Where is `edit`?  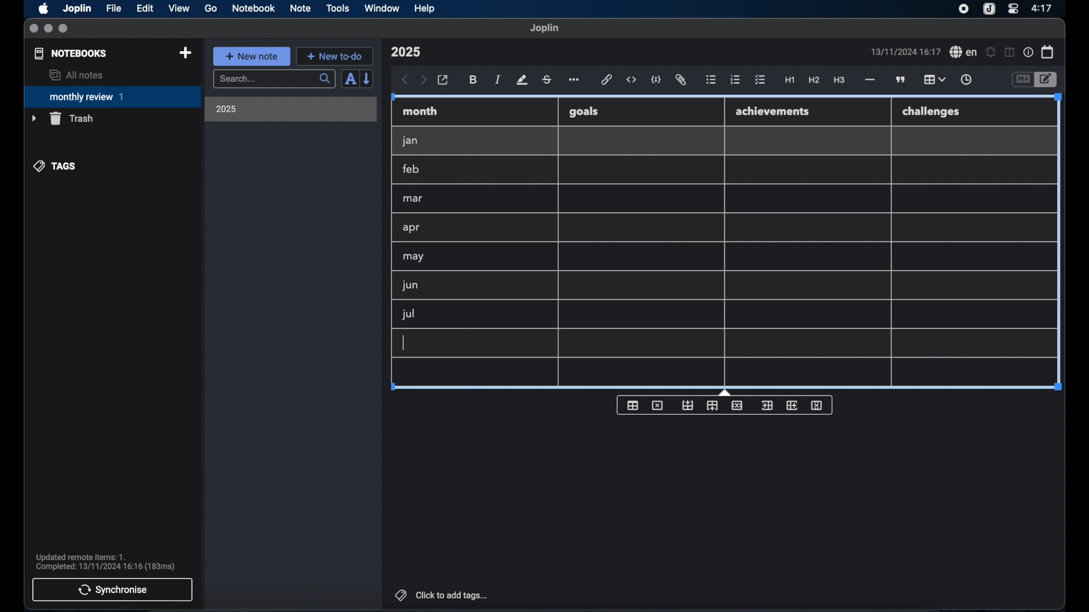 edit is located at coordinates (146, 8).